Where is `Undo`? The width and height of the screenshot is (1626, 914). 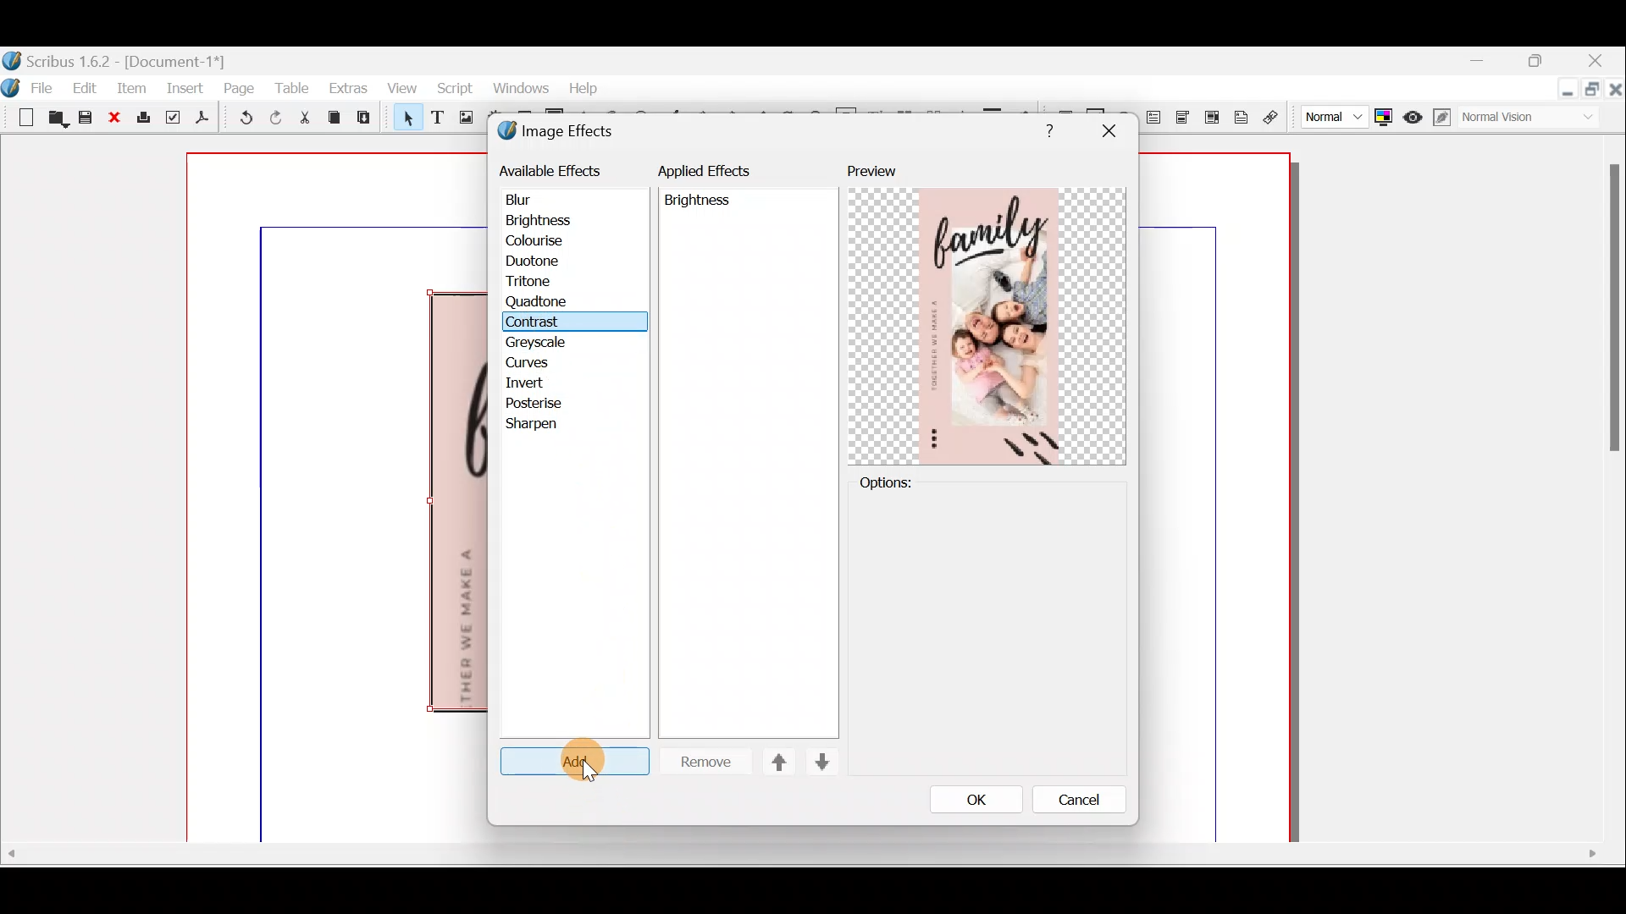
Undo is located at coordinates (241, 120).